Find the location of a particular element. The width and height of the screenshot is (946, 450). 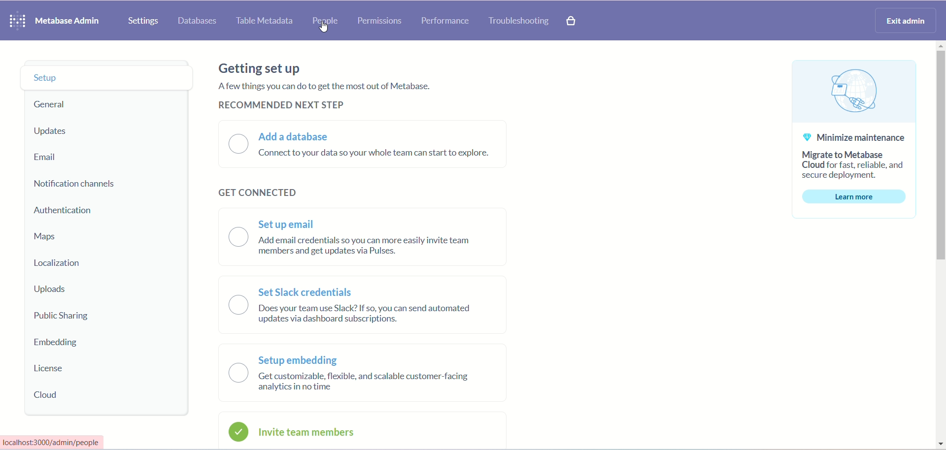

setup is located at coordinates (105, 75).